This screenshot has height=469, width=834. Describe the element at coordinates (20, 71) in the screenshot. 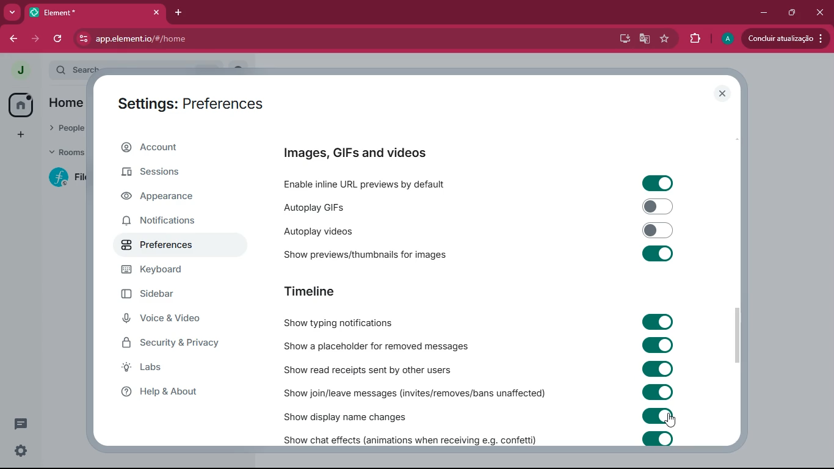

I see `profile picture` at that location.